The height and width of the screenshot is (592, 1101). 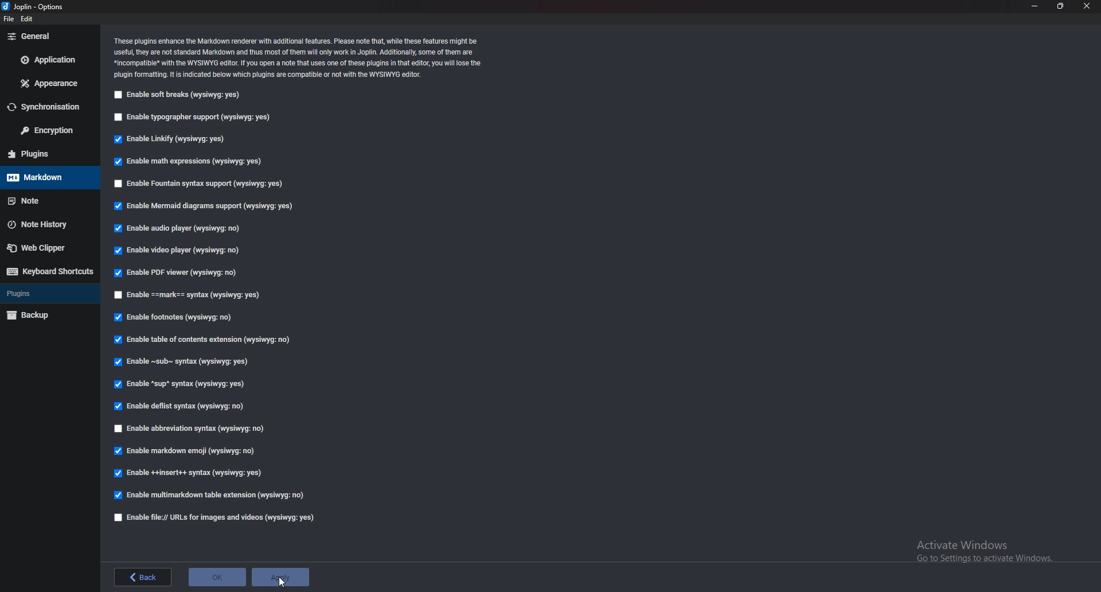 I want to click on enable typographer support, so click(x=193, y=119).